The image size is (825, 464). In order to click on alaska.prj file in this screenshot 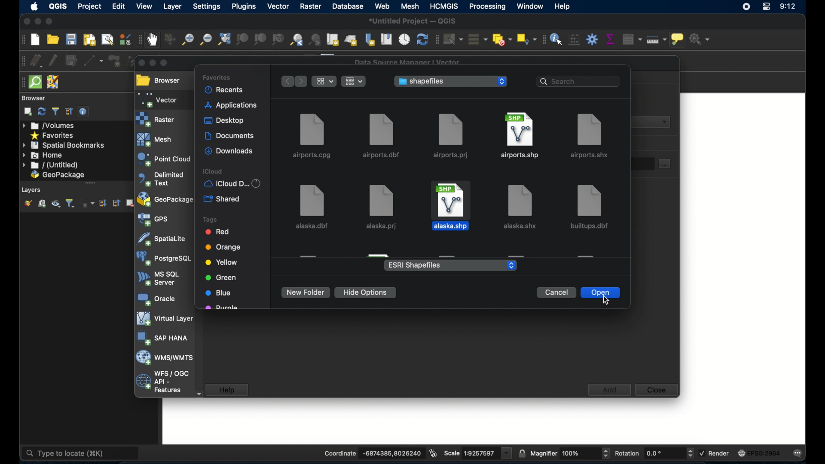, I will do `click(382, 206)`.